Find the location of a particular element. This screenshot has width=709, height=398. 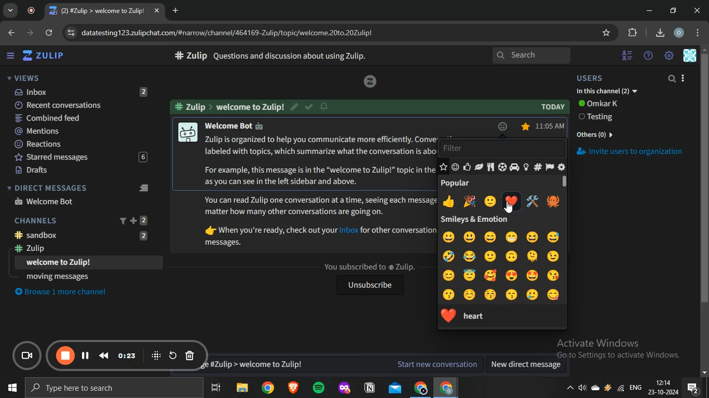

edit is located at coordinates (295, 106).